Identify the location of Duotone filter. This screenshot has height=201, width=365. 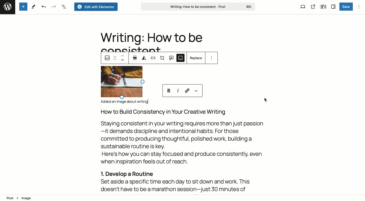
(144, 58).